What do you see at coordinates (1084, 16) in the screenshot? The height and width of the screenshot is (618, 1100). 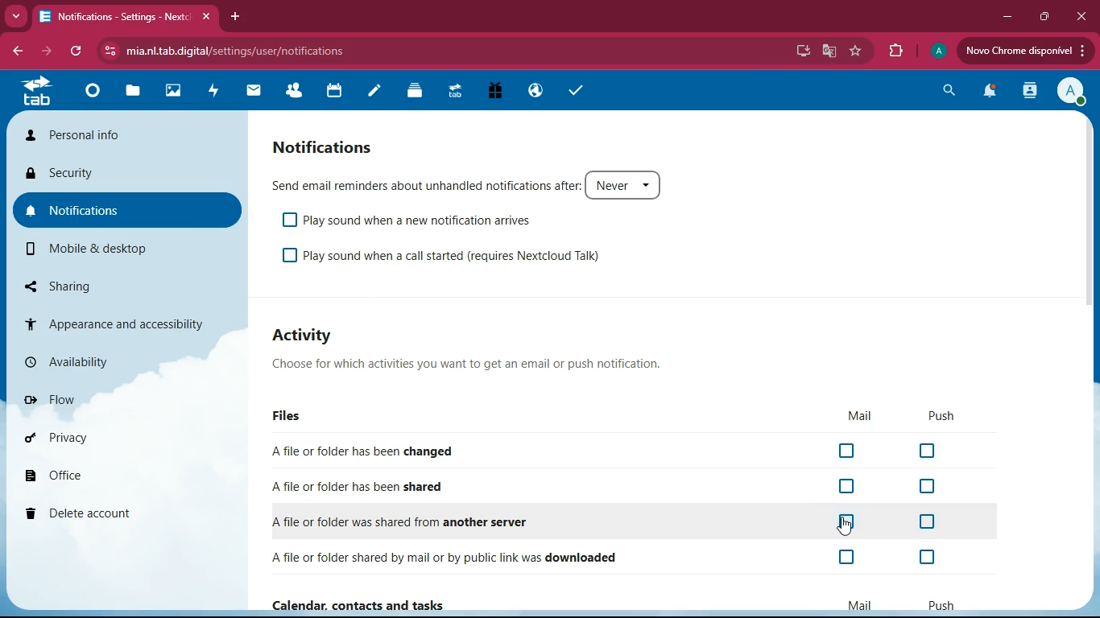 I see `close` at bounding box center [1084, 16].